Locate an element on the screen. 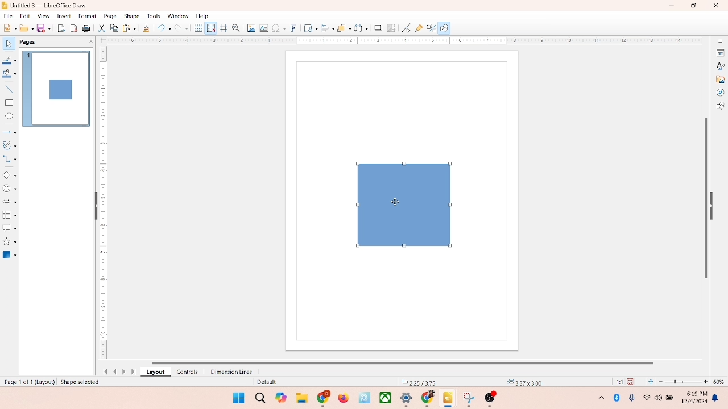 This screenshot has height=409, width=728. cursor is located at coordinates (396, 201).